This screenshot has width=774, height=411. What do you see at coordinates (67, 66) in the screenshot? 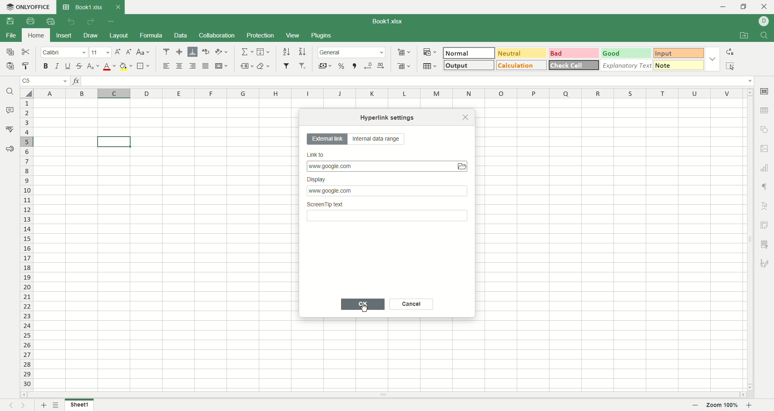
I see `underline` at bounding box center [67, 66].